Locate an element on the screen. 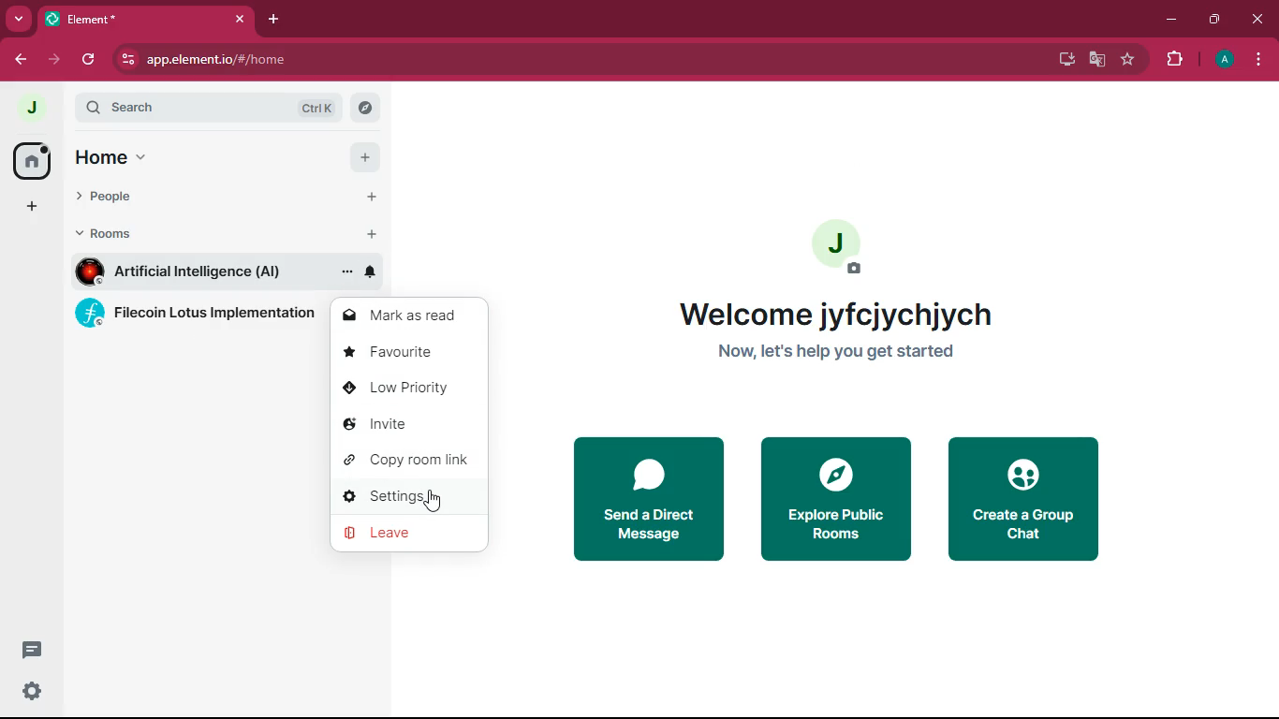 The width and height of the screenshot is (1279, 719). add people is located at coordinates (371, 197).